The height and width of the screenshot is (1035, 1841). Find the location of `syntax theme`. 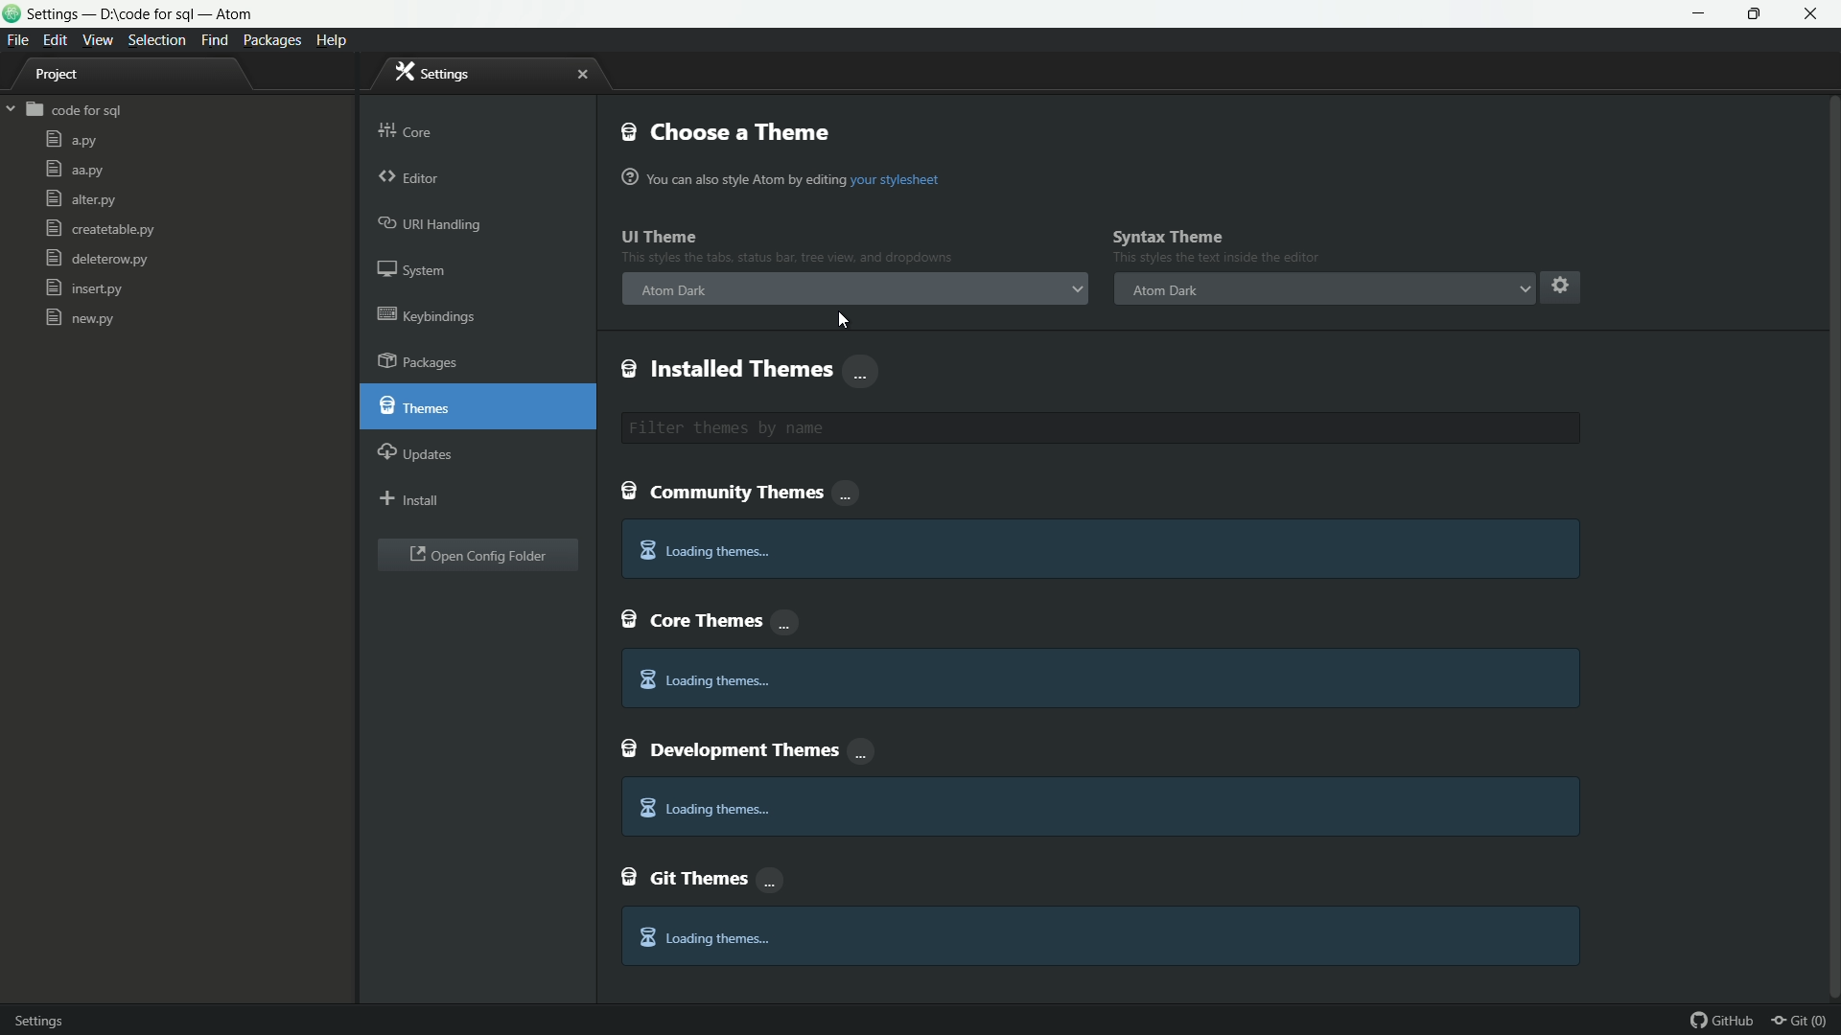

syntax theme is located at coordinates (1168, 236).